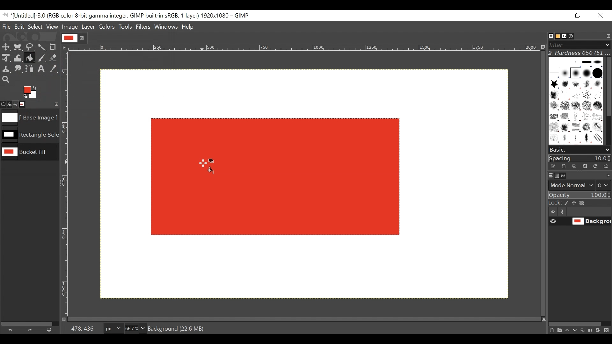  Describe the element at coordinates (276, 176) in the screenshot. I see `Image` at that location.